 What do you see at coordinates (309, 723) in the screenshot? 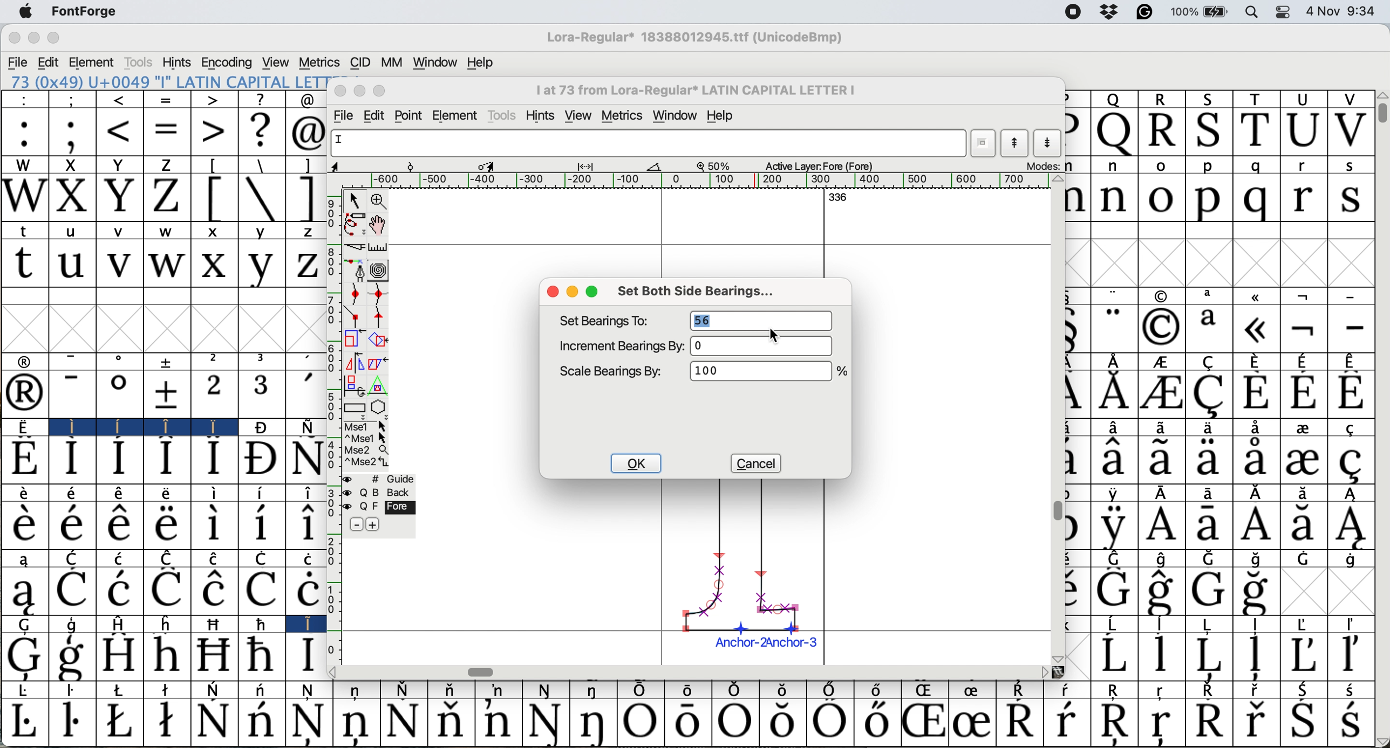
I see `Symbol` at bounding box center [309, 723].